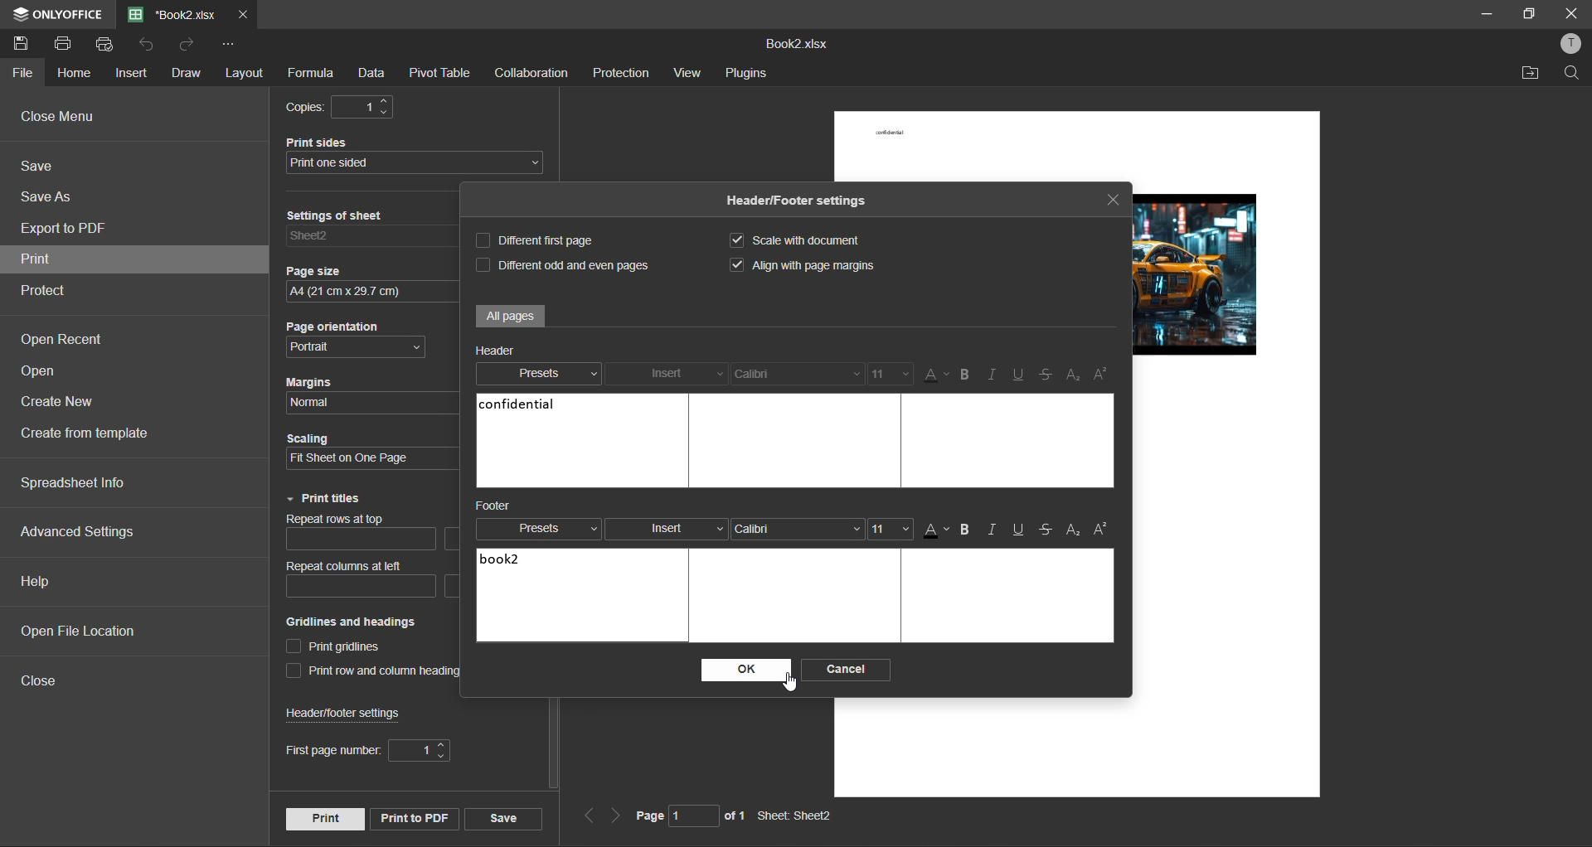 The width and height of the screenshot is (1592, 847). What do you see at coordinates (1526, 15) in the screenshot?
I see `maximize` at bounding box center [1526, 15].